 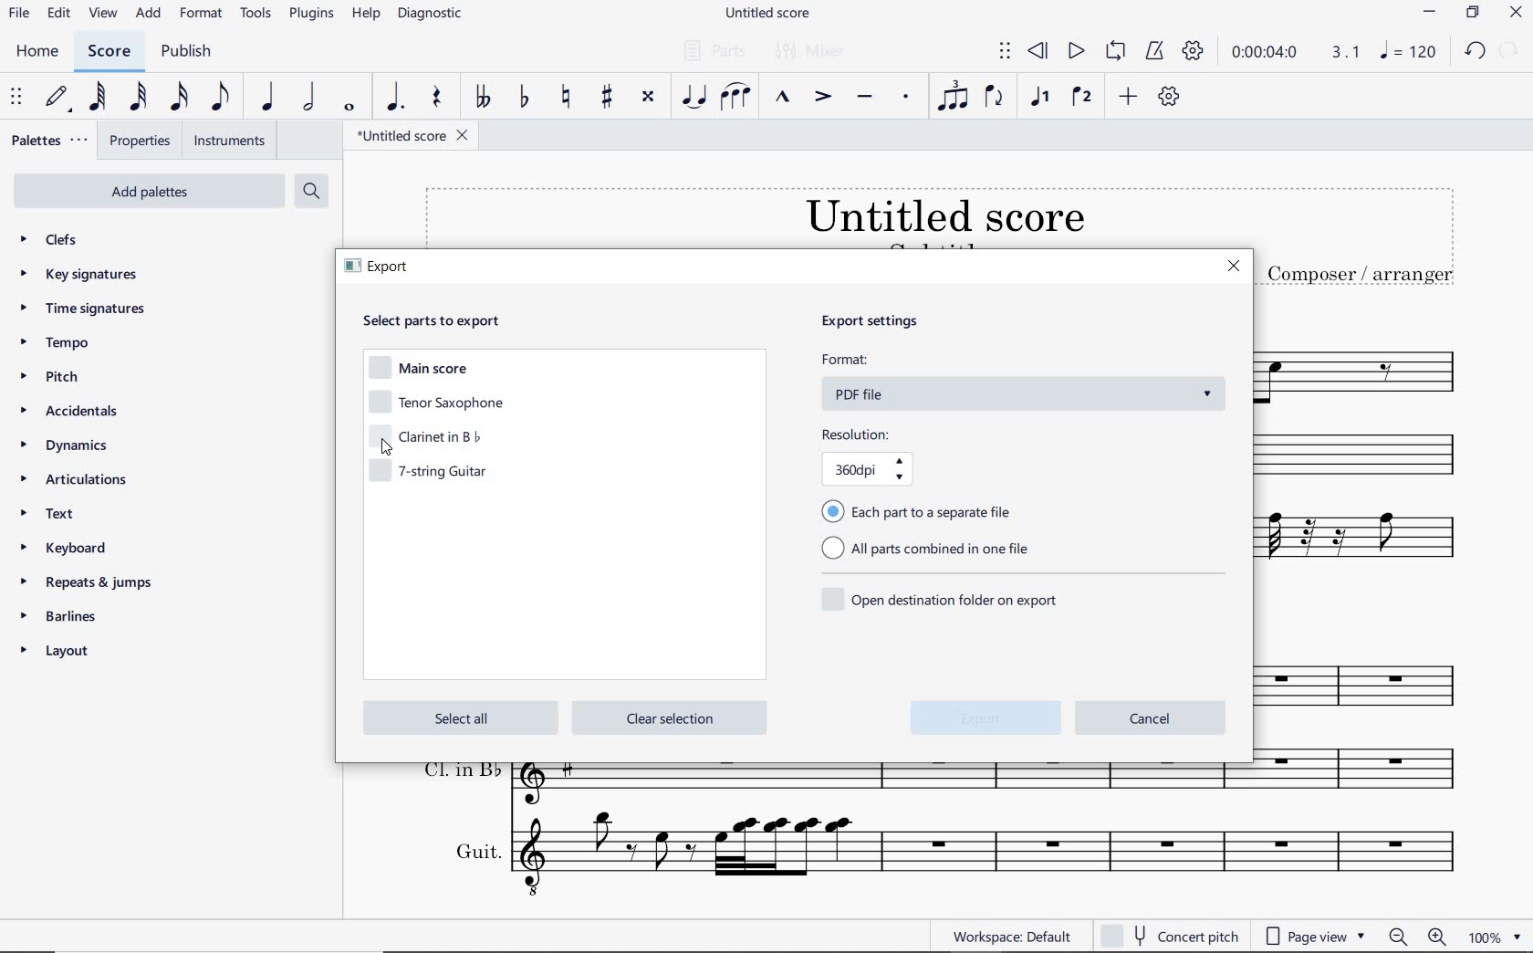 I want to click on pitch, so click(x=52, y=379).